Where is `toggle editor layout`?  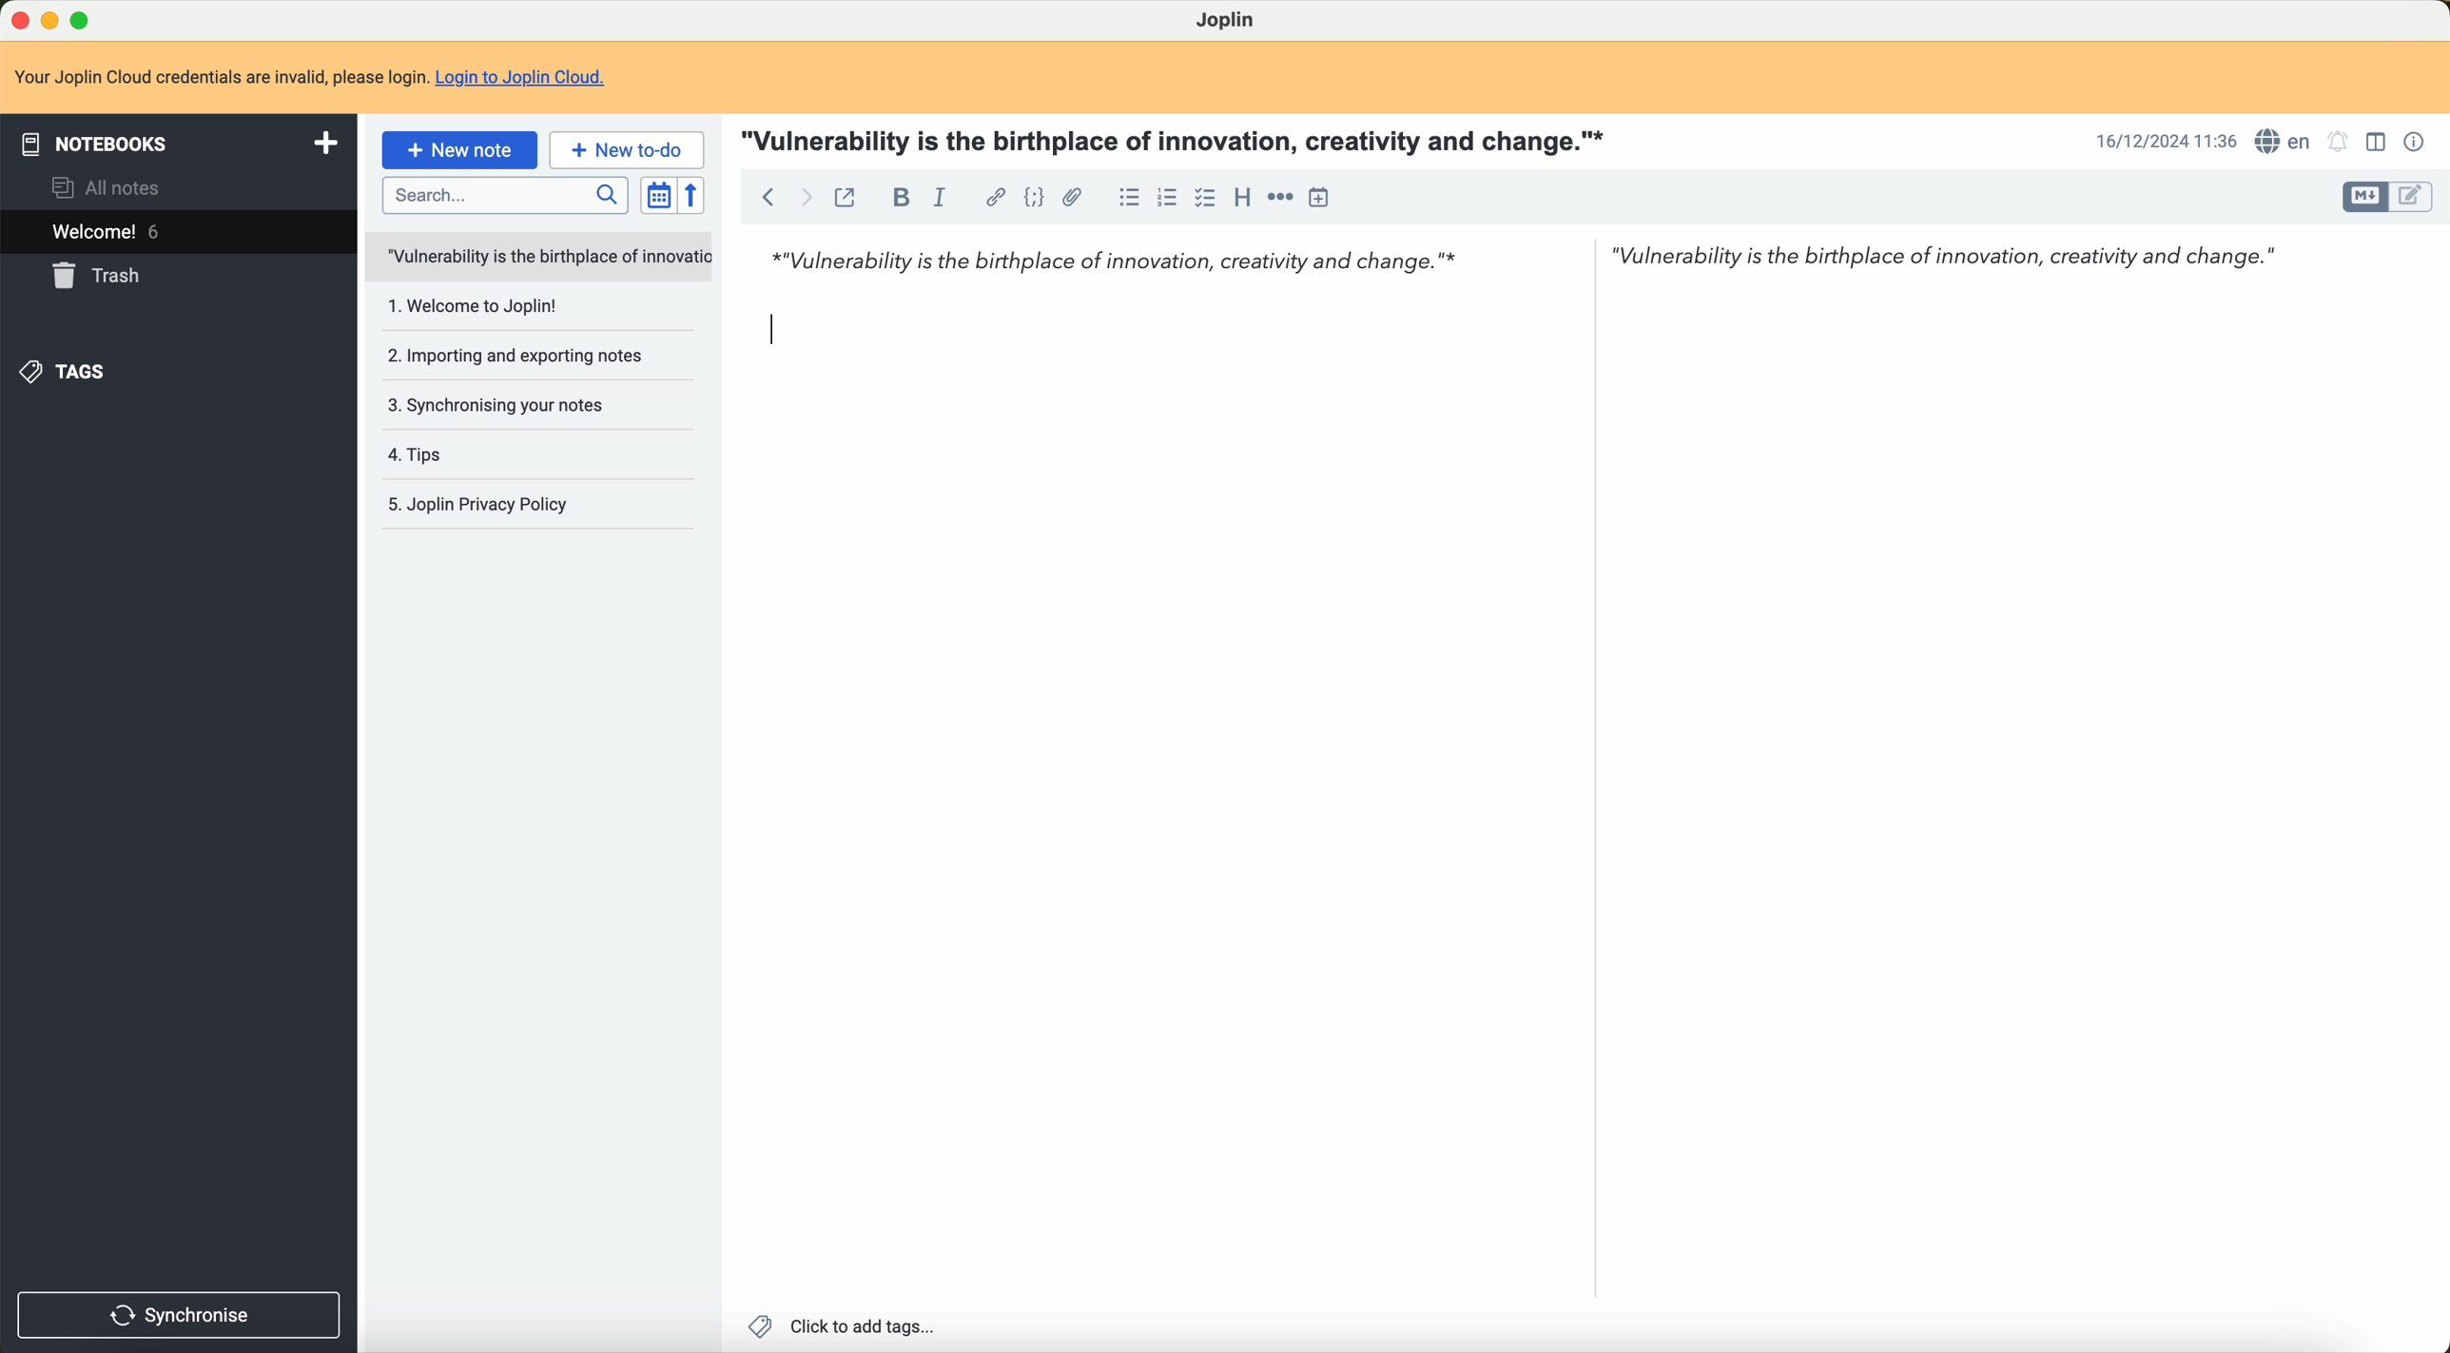 toggle editor layout is located at coordinates (2375, 145).